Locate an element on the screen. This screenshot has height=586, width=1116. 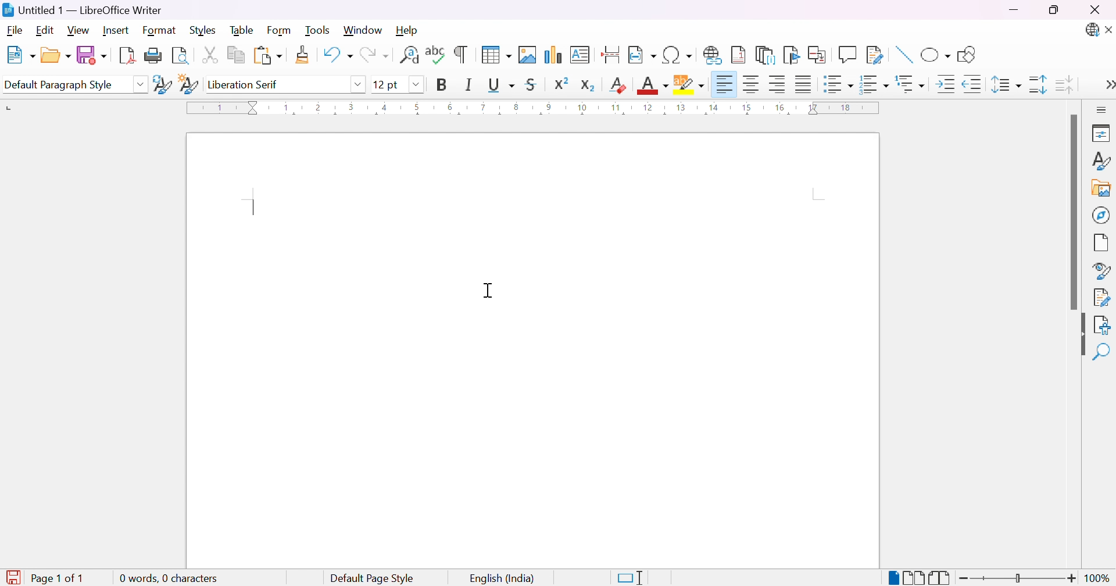
Insert bookmark is located at coordinates (792, 55).